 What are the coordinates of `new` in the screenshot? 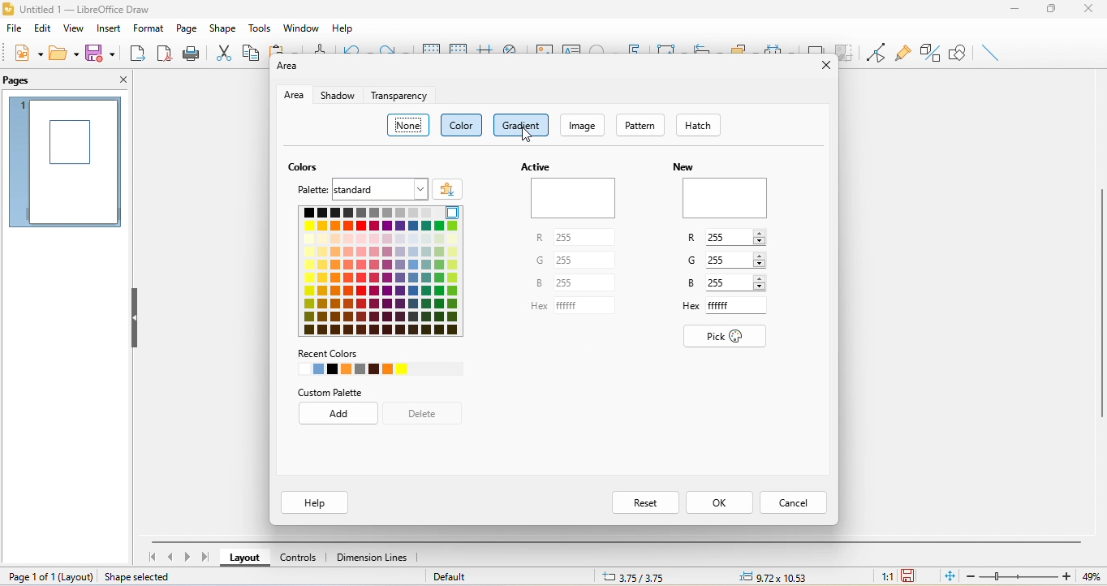 It's located at (722, 194).